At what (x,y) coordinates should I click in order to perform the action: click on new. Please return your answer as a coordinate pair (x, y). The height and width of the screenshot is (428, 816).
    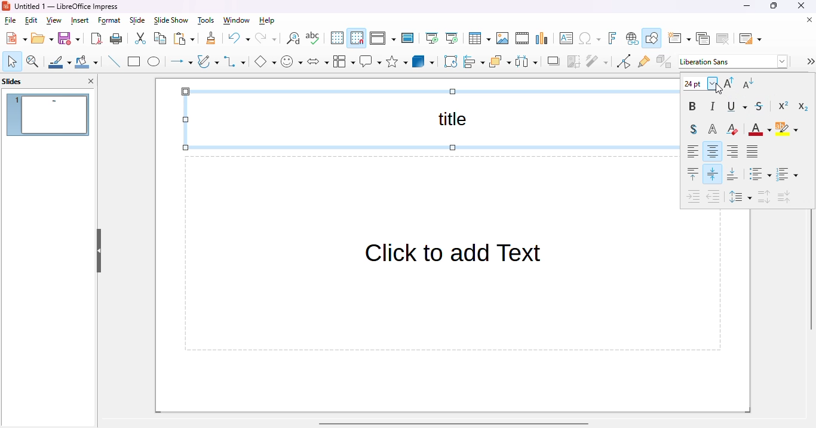
    Looking at the image, I should click on (16, 38).